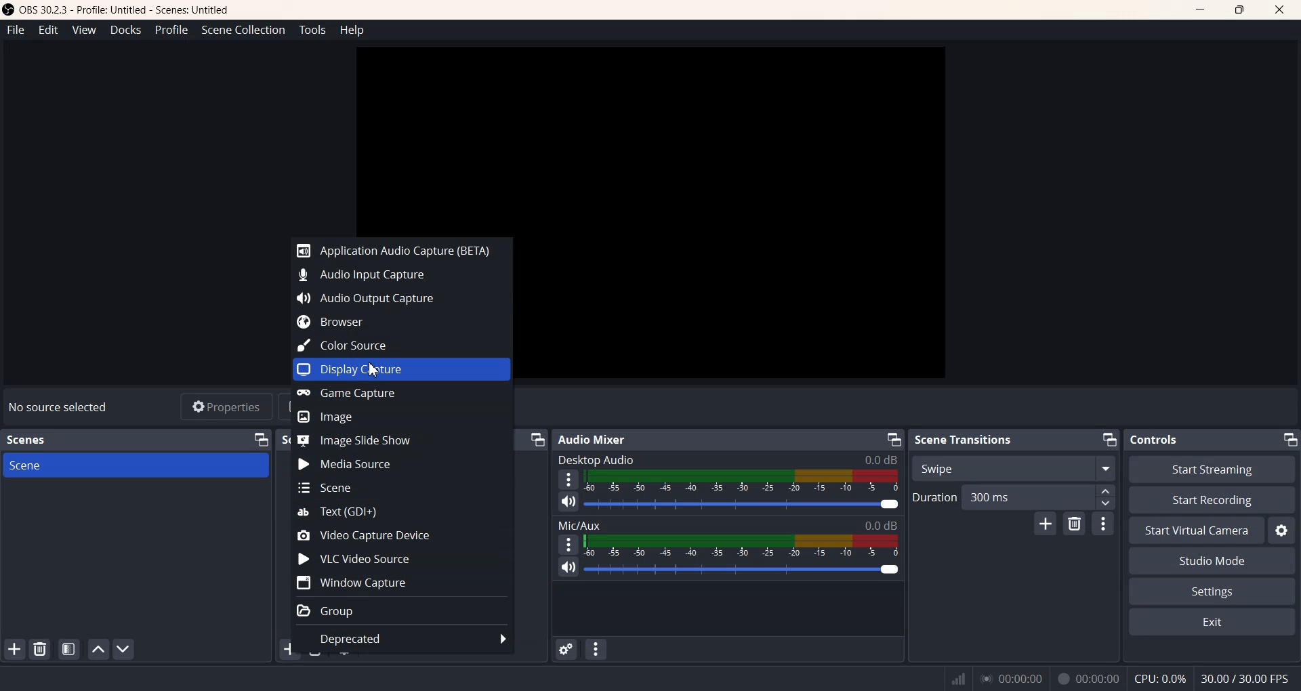 The width and height of the screenshot is (1301, 691). What do you see at coordinates (400, 489) in the screenshot?
I see `Scene` at bounding box center [400, 489].